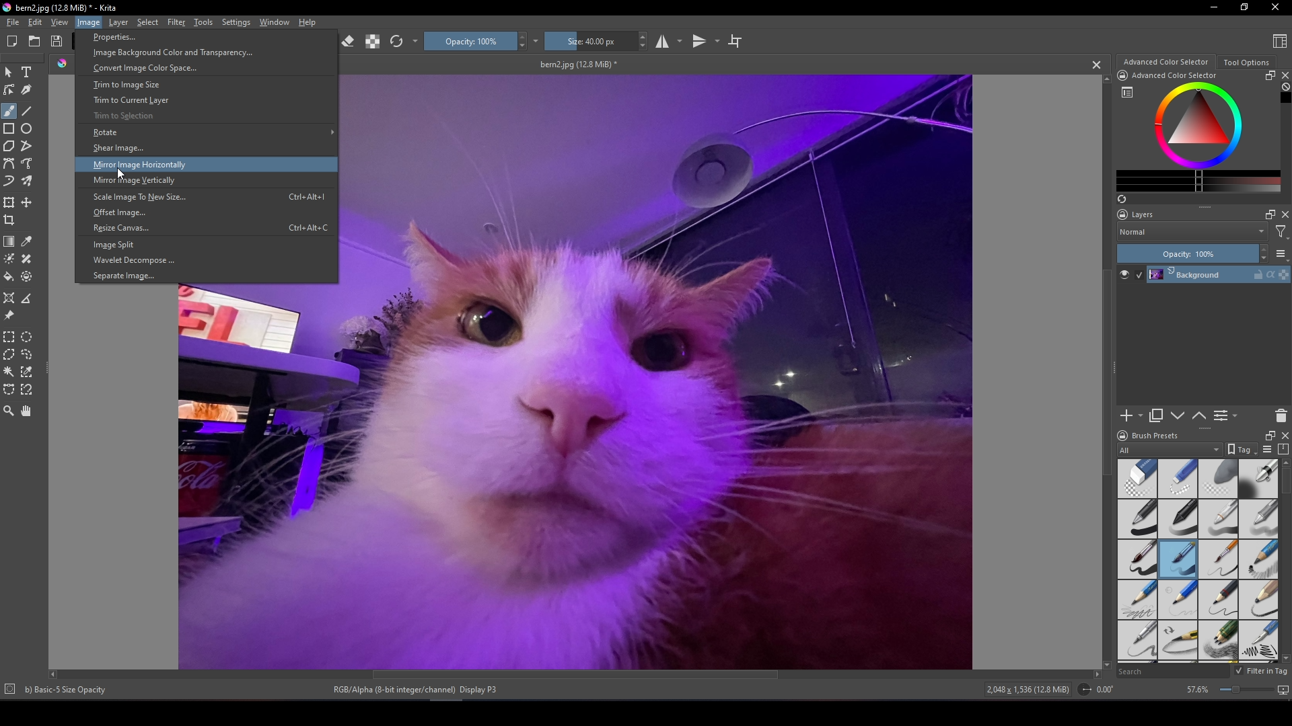  I want to click on Advanced color selector, so click(1166, 61).